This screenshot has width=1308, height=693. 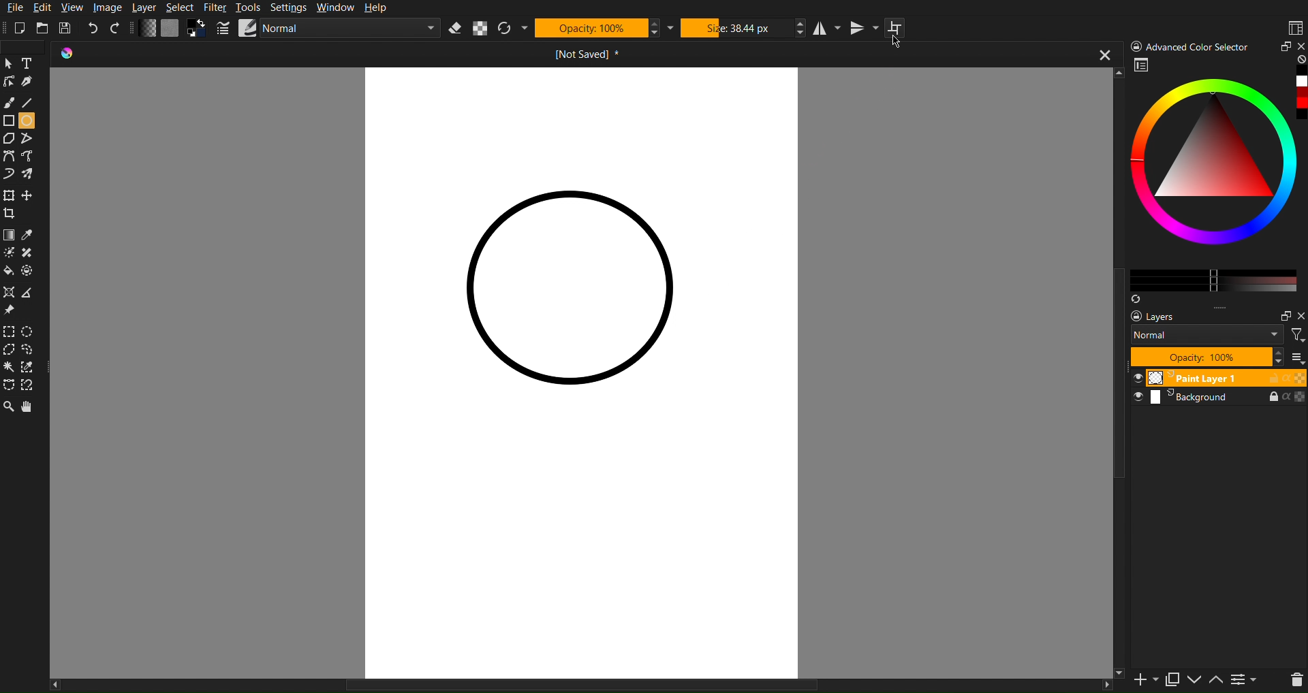 What do you see at coordinates (8, 195) in the screenshot?
I see `Move Tools` at bounding box center [8, 195].